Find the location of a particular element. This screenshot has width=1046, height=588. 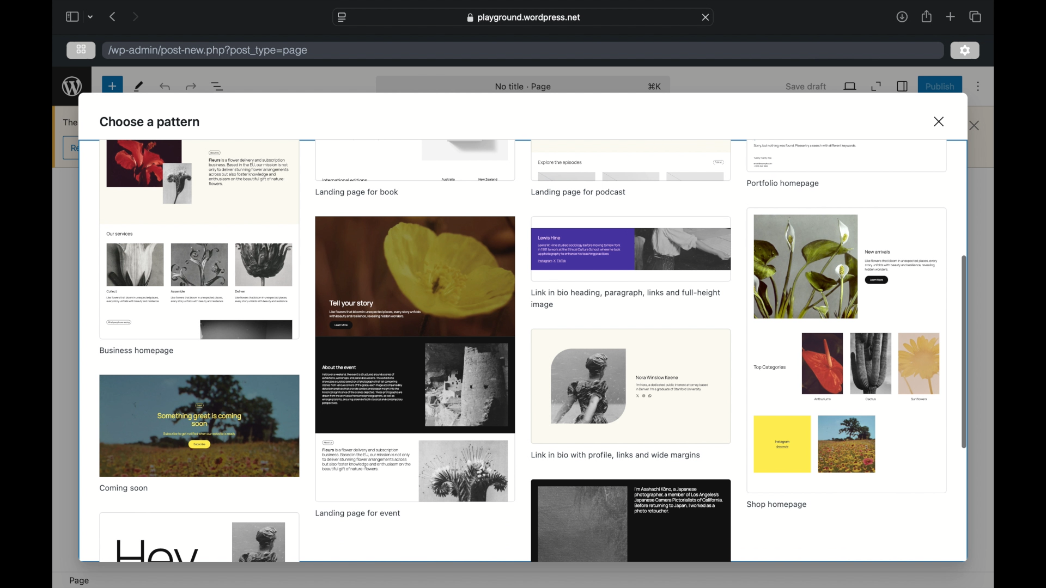

page is located at coordinates (80, 581).